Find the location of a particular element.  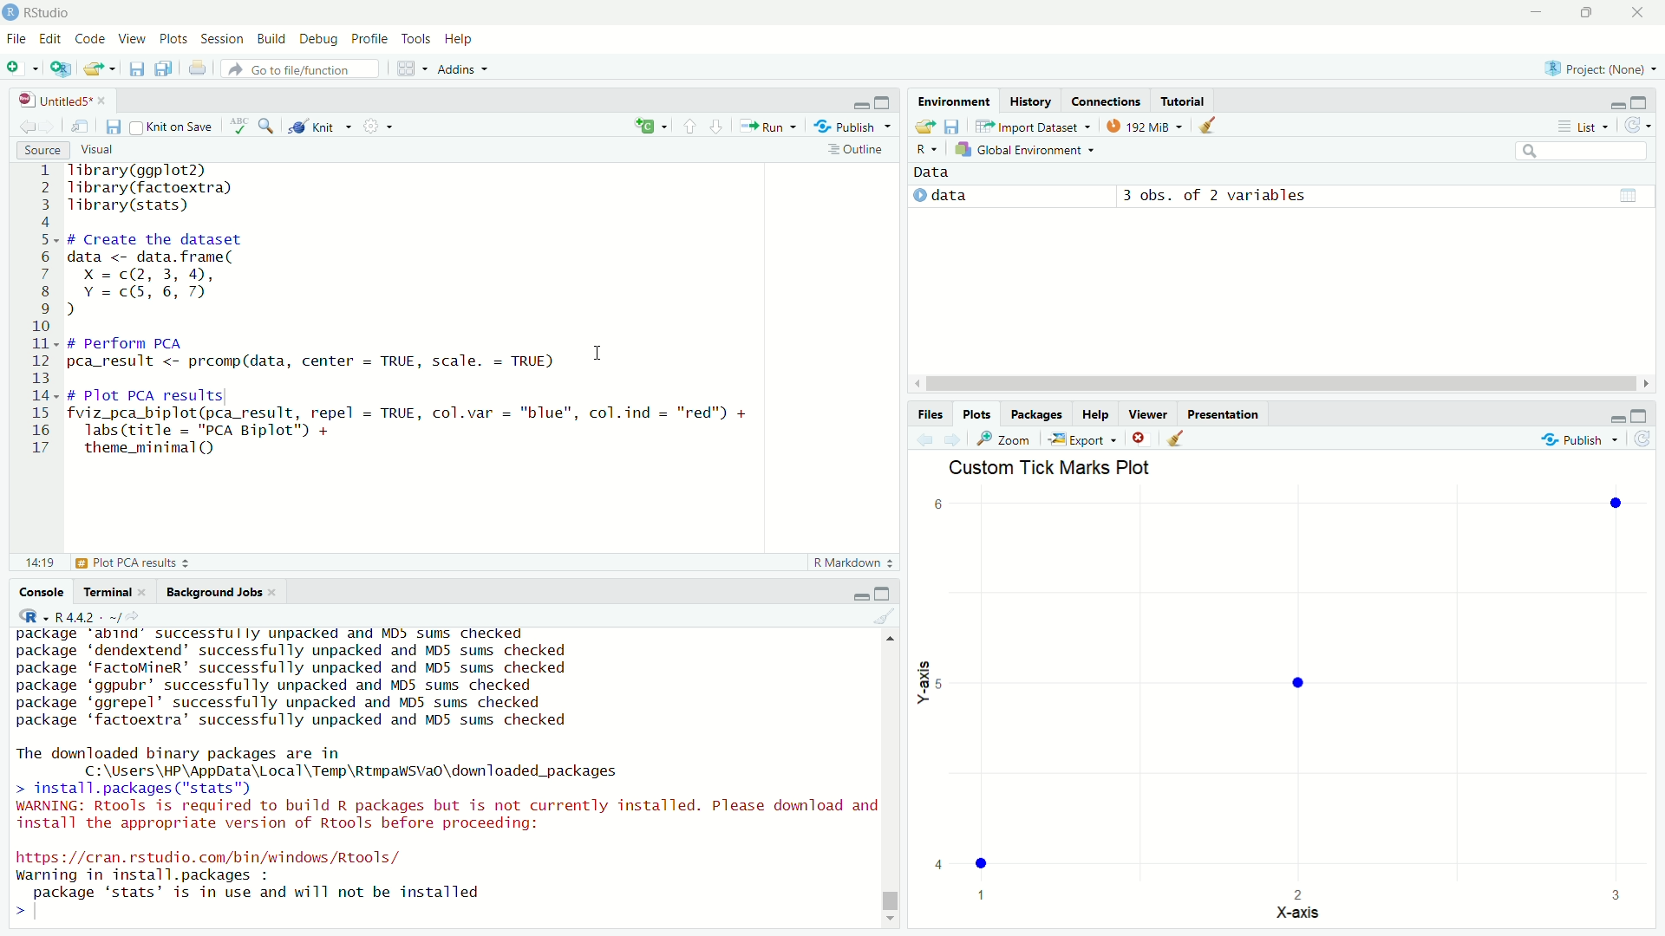

open an existing file is located at coordinates (100, 68).